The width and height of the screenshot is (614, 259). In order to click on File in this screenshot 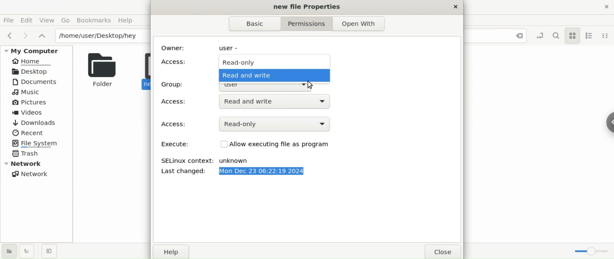, I will do `click(9, 20)`.